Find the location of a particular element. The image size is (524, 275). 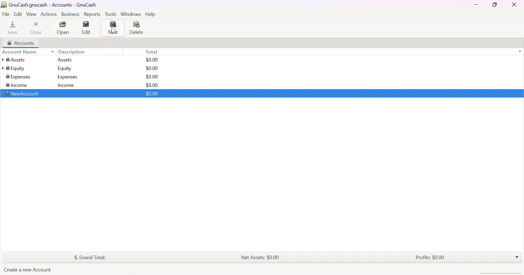

Actions is located at coordinates (49, 14).